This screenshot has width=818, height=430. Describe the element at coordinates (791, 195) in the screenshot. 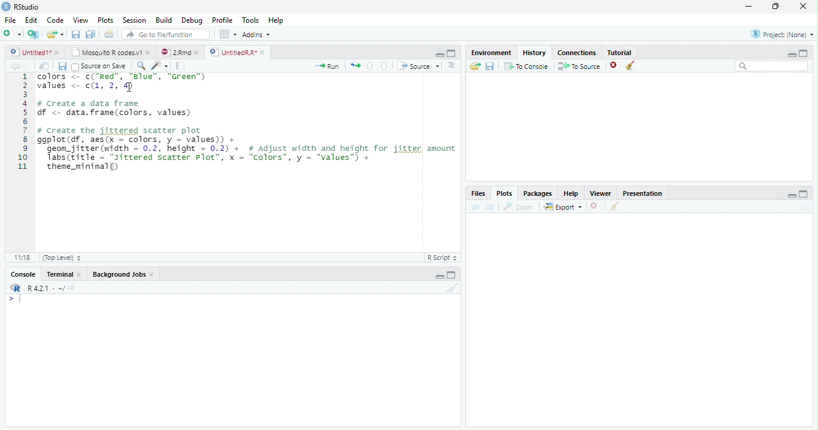

I see `Minimize` at that location.